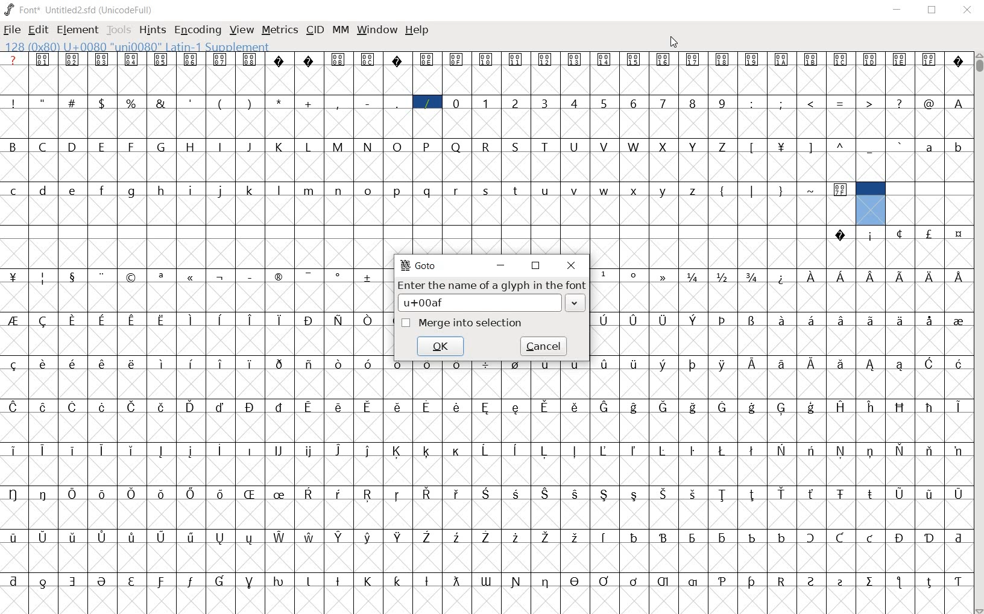 Image resolution: width=984 pixels, height=614 pixels. I want to click on %, so click(132, 102).